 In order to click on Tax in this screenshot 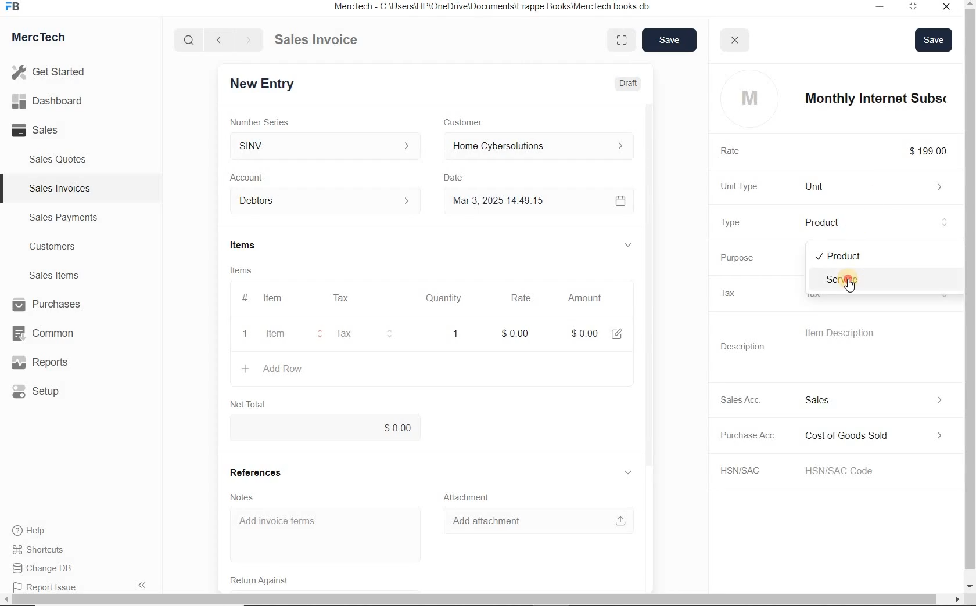, I will do `click(362, 334)`.